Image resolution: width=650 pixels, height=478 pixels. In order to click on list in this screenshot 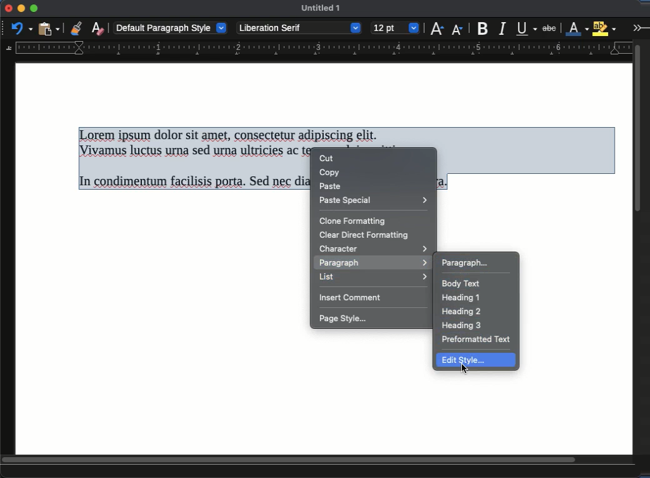, I will do `click(373, 278)`.